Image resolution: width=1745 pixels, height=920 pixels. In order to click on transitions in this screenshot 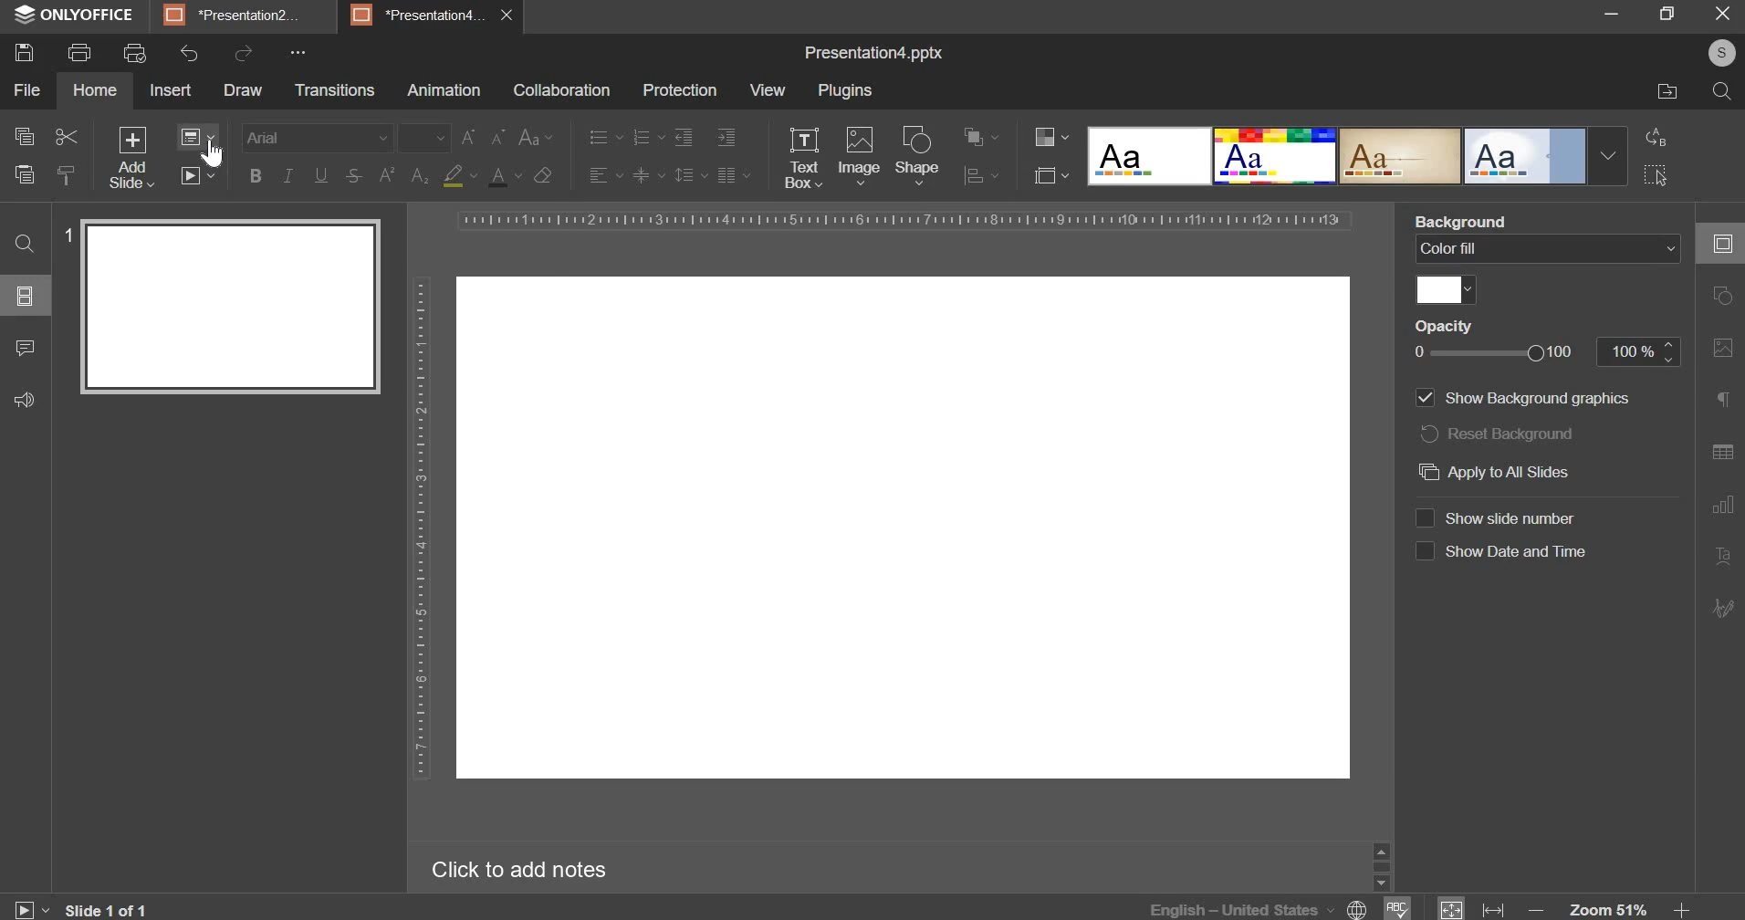, I will do `click(336, 90)`.